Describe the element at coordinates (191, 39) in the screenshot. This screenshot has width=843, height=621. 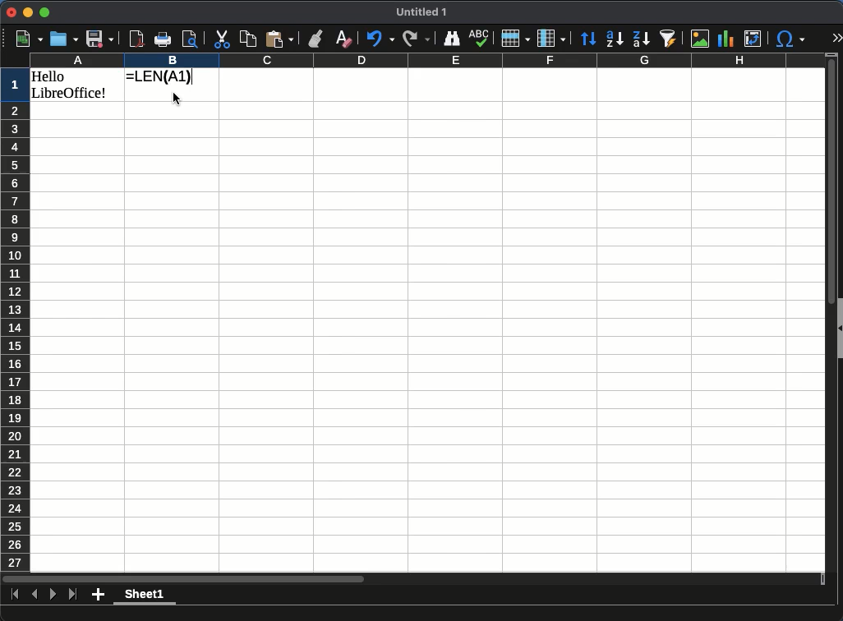
I see `page preview` at that location.